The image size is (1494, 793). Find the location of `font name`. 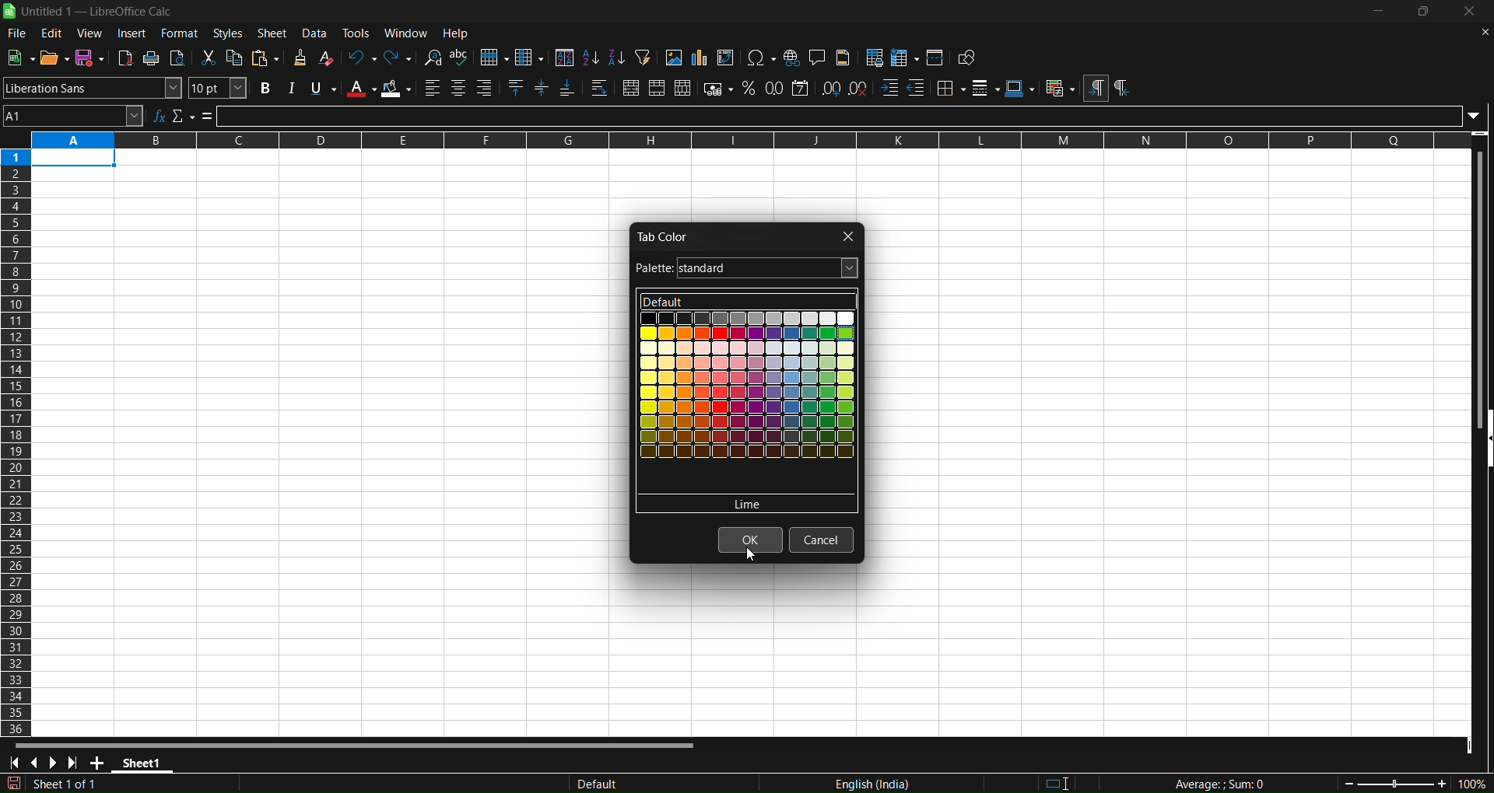

font name is located at coordinates (93, 87).